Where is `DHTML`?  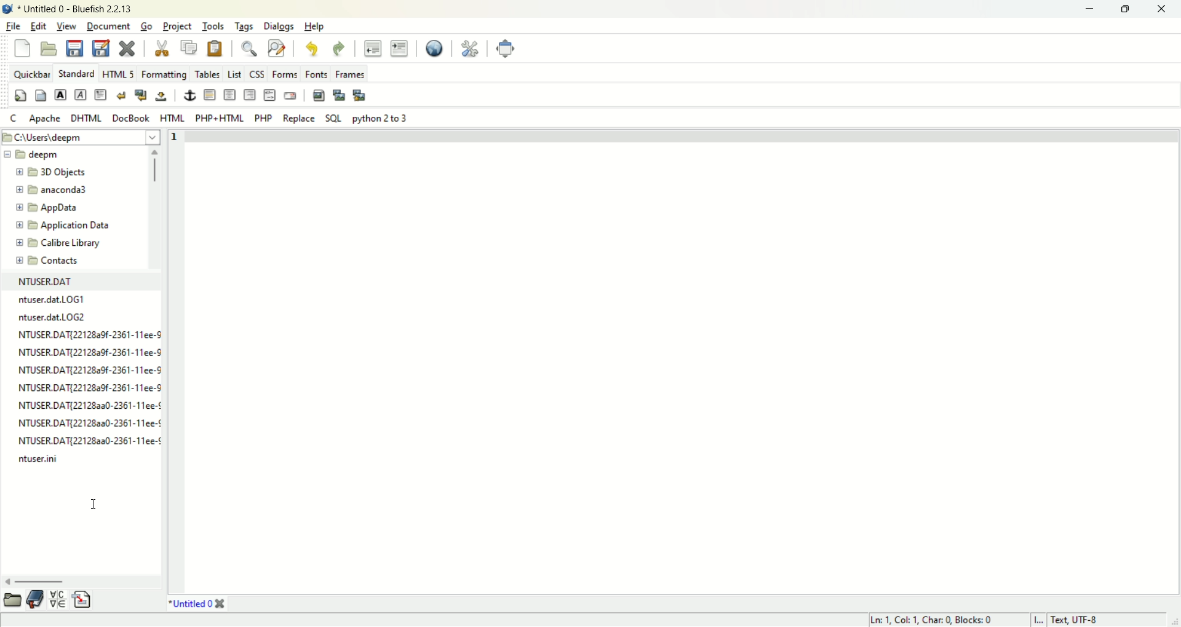
DHTML is located at coordinates (87, 119).